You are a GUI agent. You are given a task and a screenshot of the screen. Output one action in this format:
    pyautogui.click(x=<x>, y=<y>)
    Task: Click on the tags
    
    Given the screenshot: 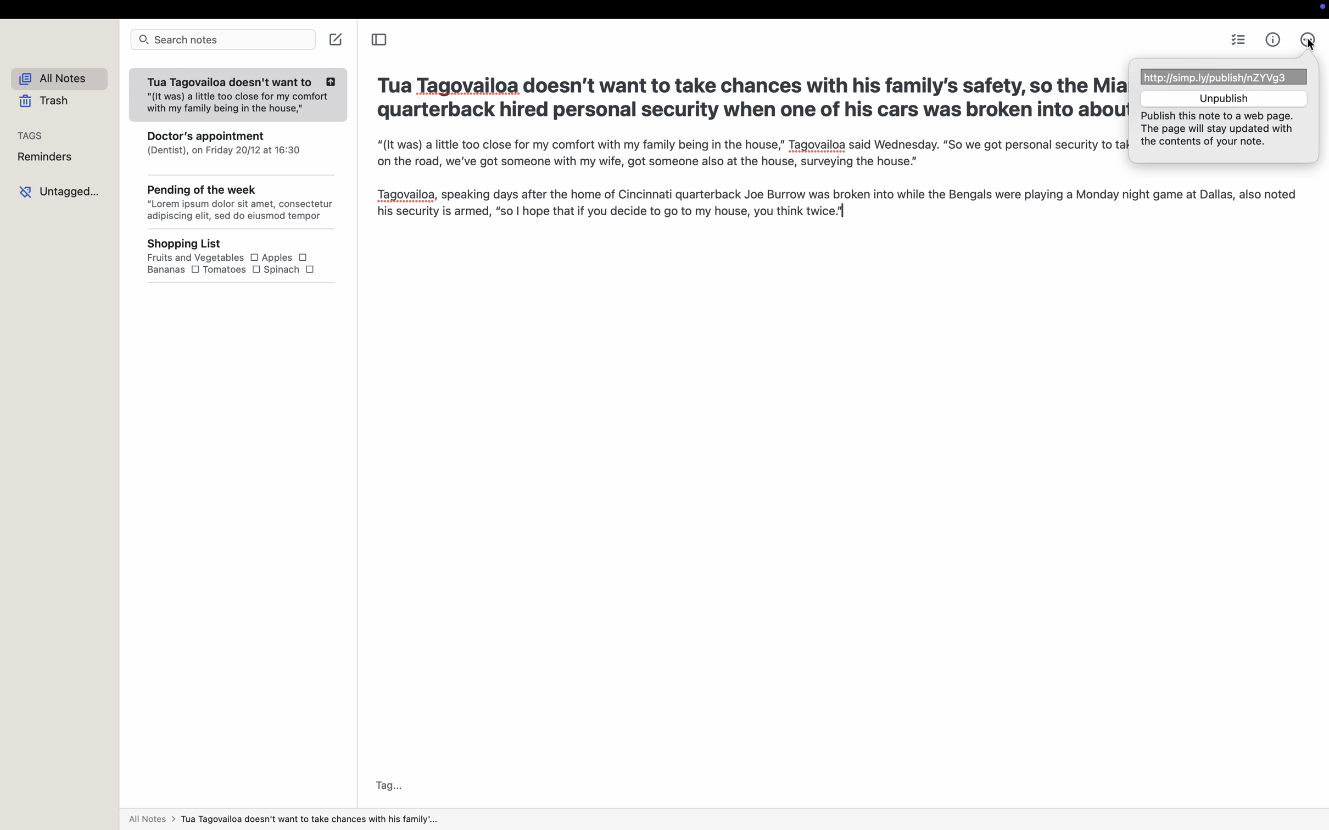 What is the action you would take?
    pyautogui.click(x=31, y=134)
    